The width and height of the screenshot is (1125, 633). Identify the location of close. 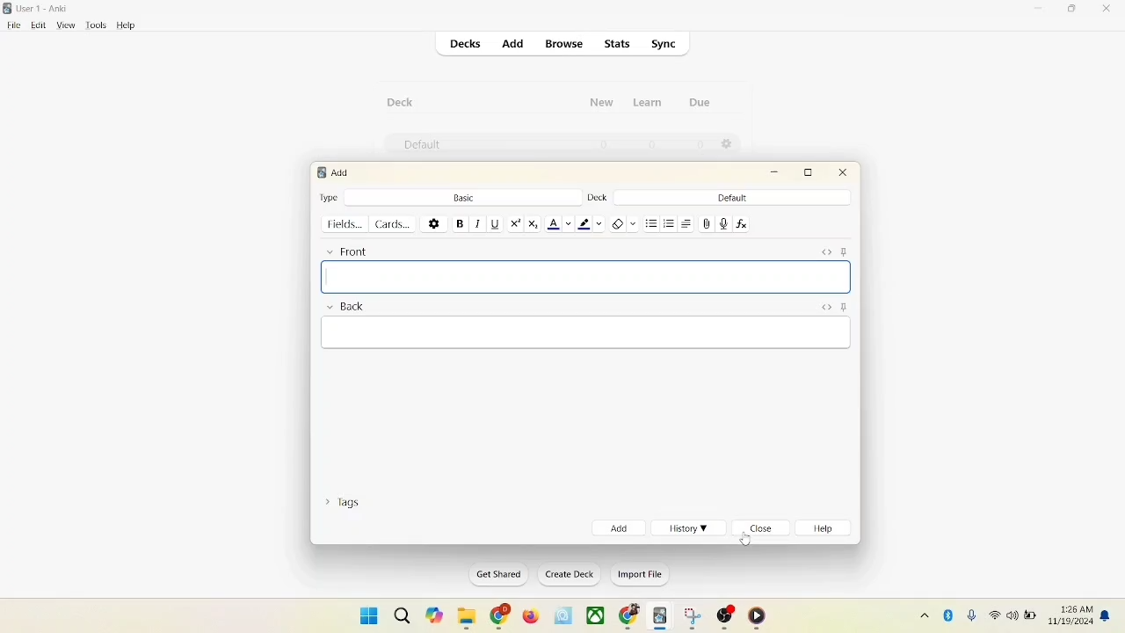
(763, 529).